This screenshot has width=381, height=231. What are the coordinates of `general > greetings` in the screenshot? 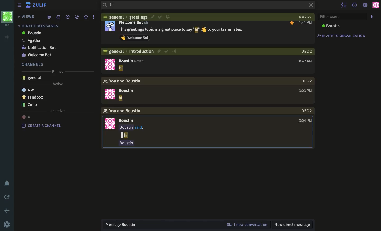 It's located at (125, 17).